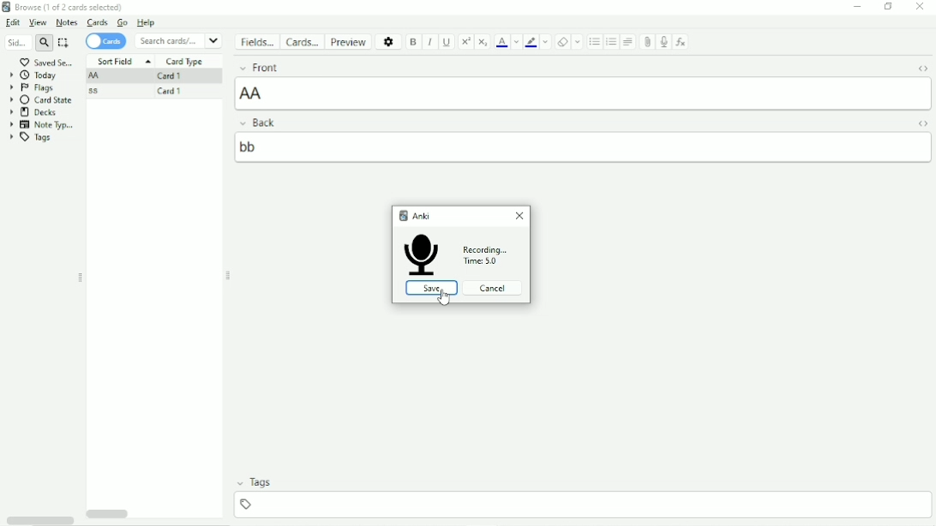 This screenshot has width=936, height=526. What do you see at coordinates (662, 42) in the screenshot?
I see `Record audio` at bounding box center [662, 42].